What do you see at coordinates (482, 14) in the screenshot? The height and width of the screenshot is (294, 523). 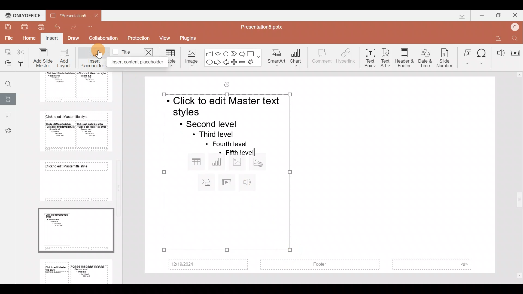 I see `Minimize` at bounding box center [482, 14].